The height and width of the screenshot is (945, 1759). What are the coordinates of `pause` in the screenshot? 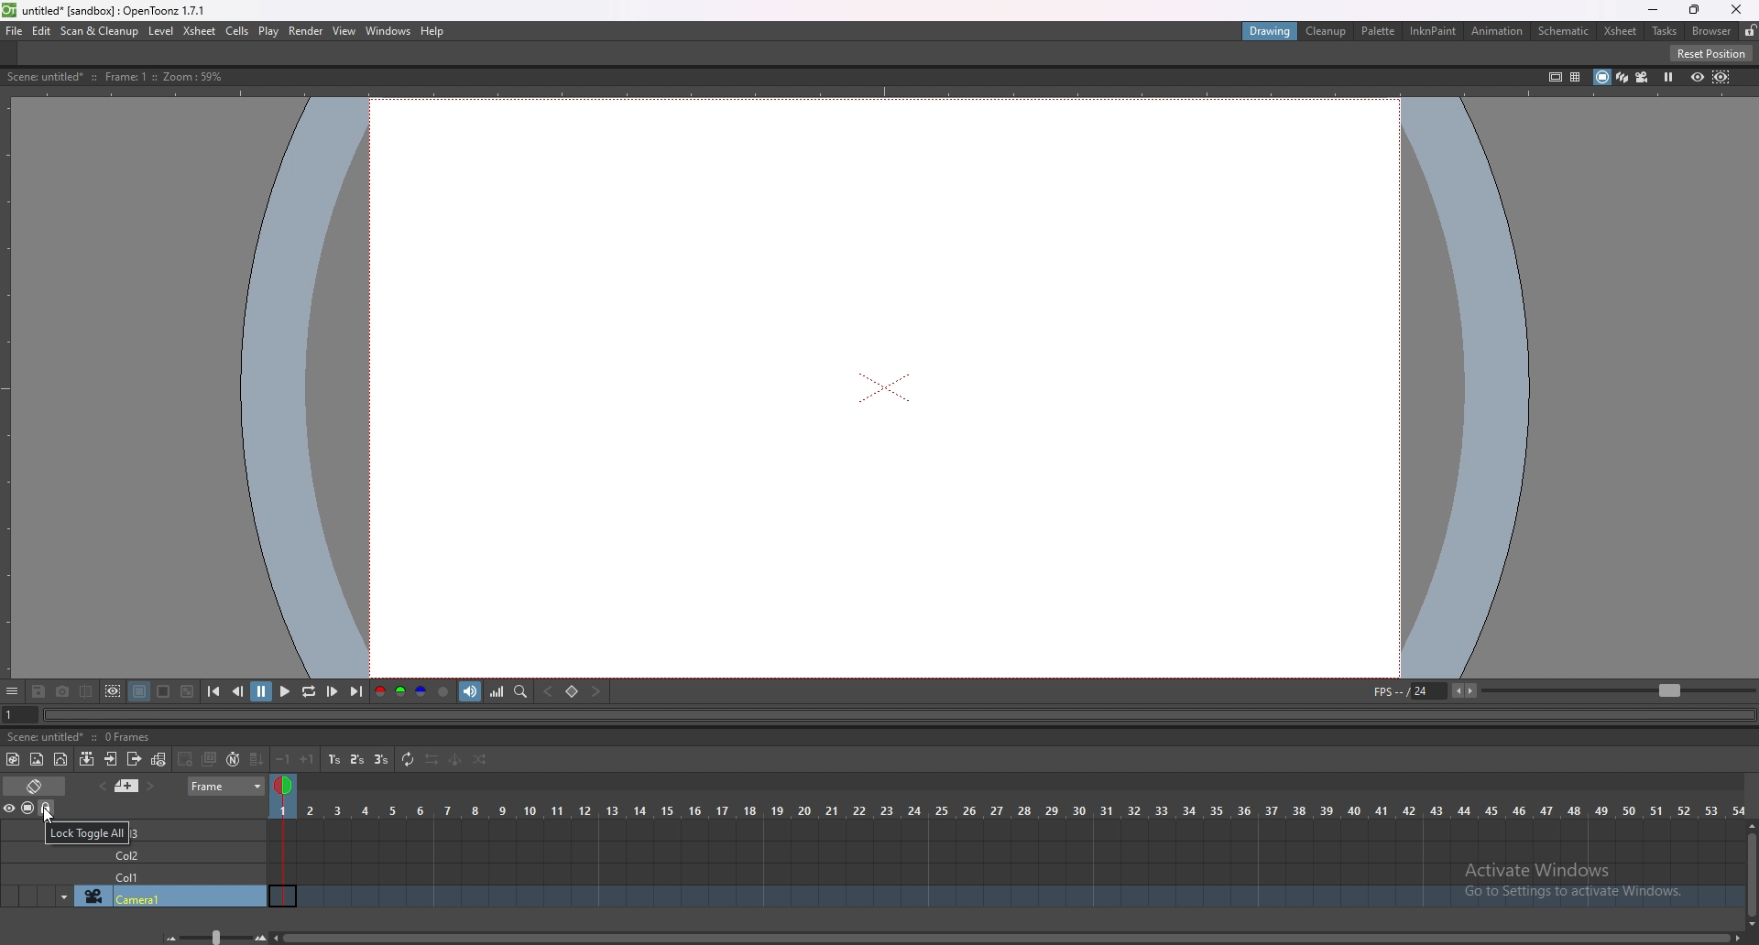 It's located at (262, 691).